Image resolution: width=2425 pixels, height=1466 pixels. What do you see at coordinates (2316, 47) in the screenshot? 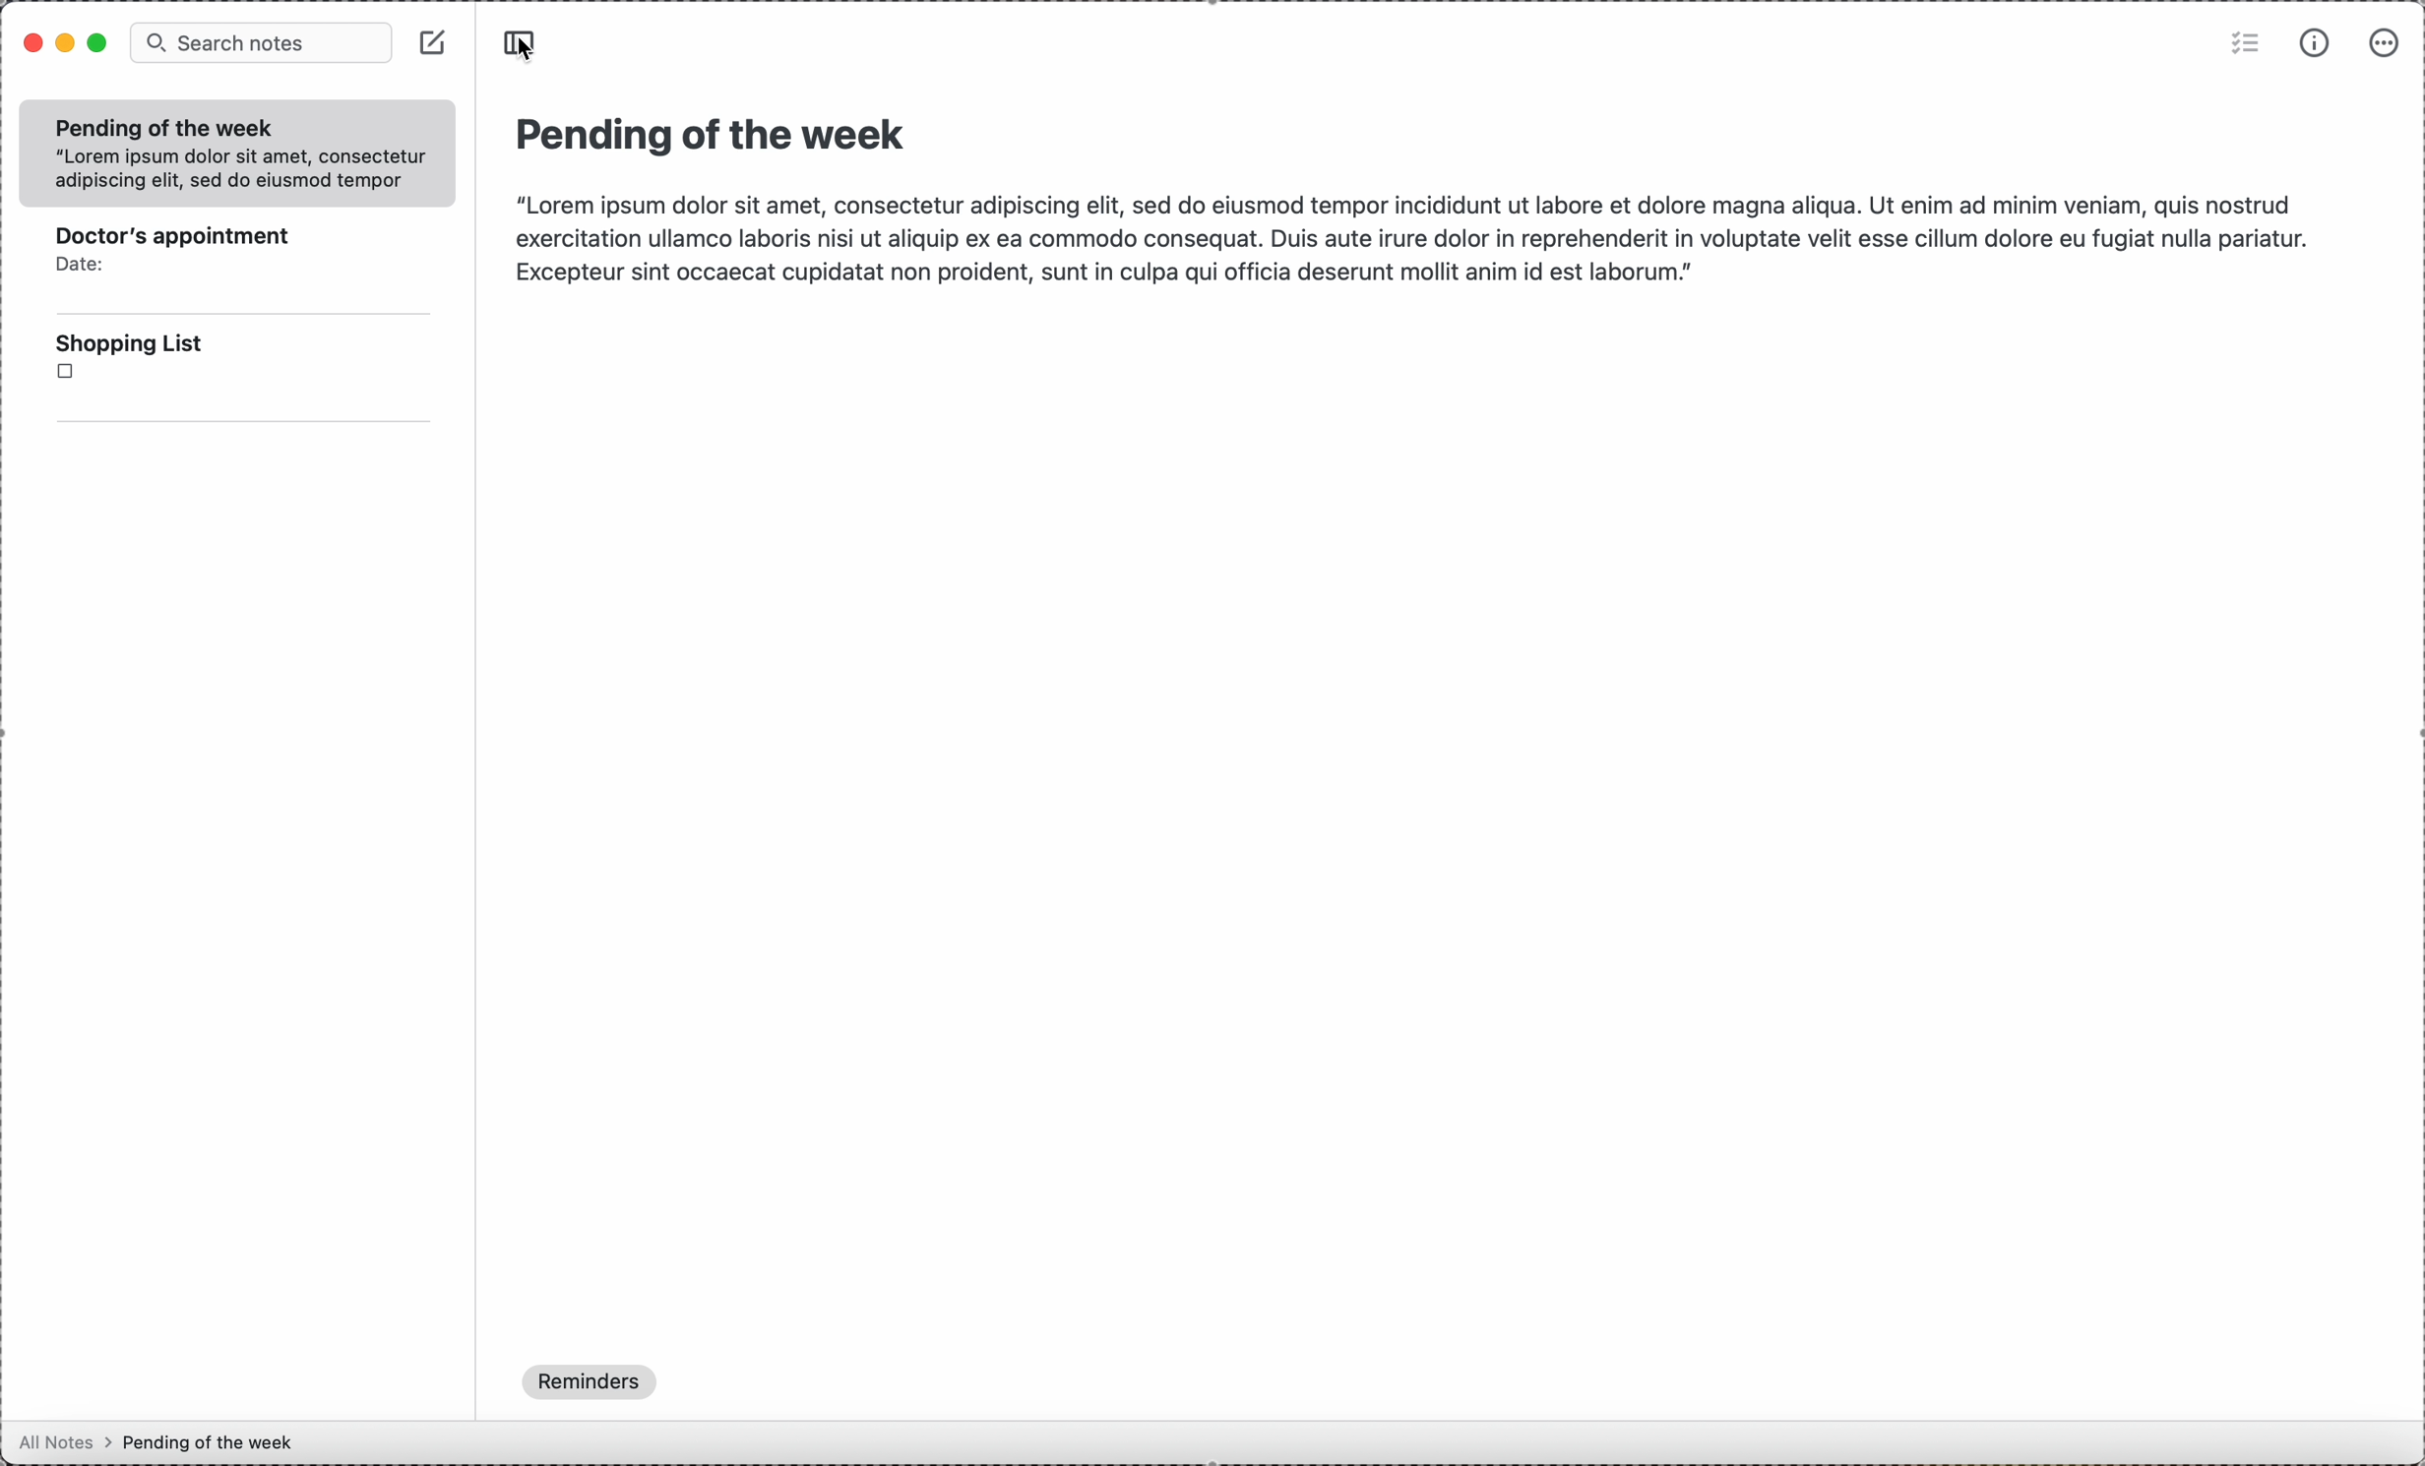
I see `metrics` at bounding box center [2316, 47].